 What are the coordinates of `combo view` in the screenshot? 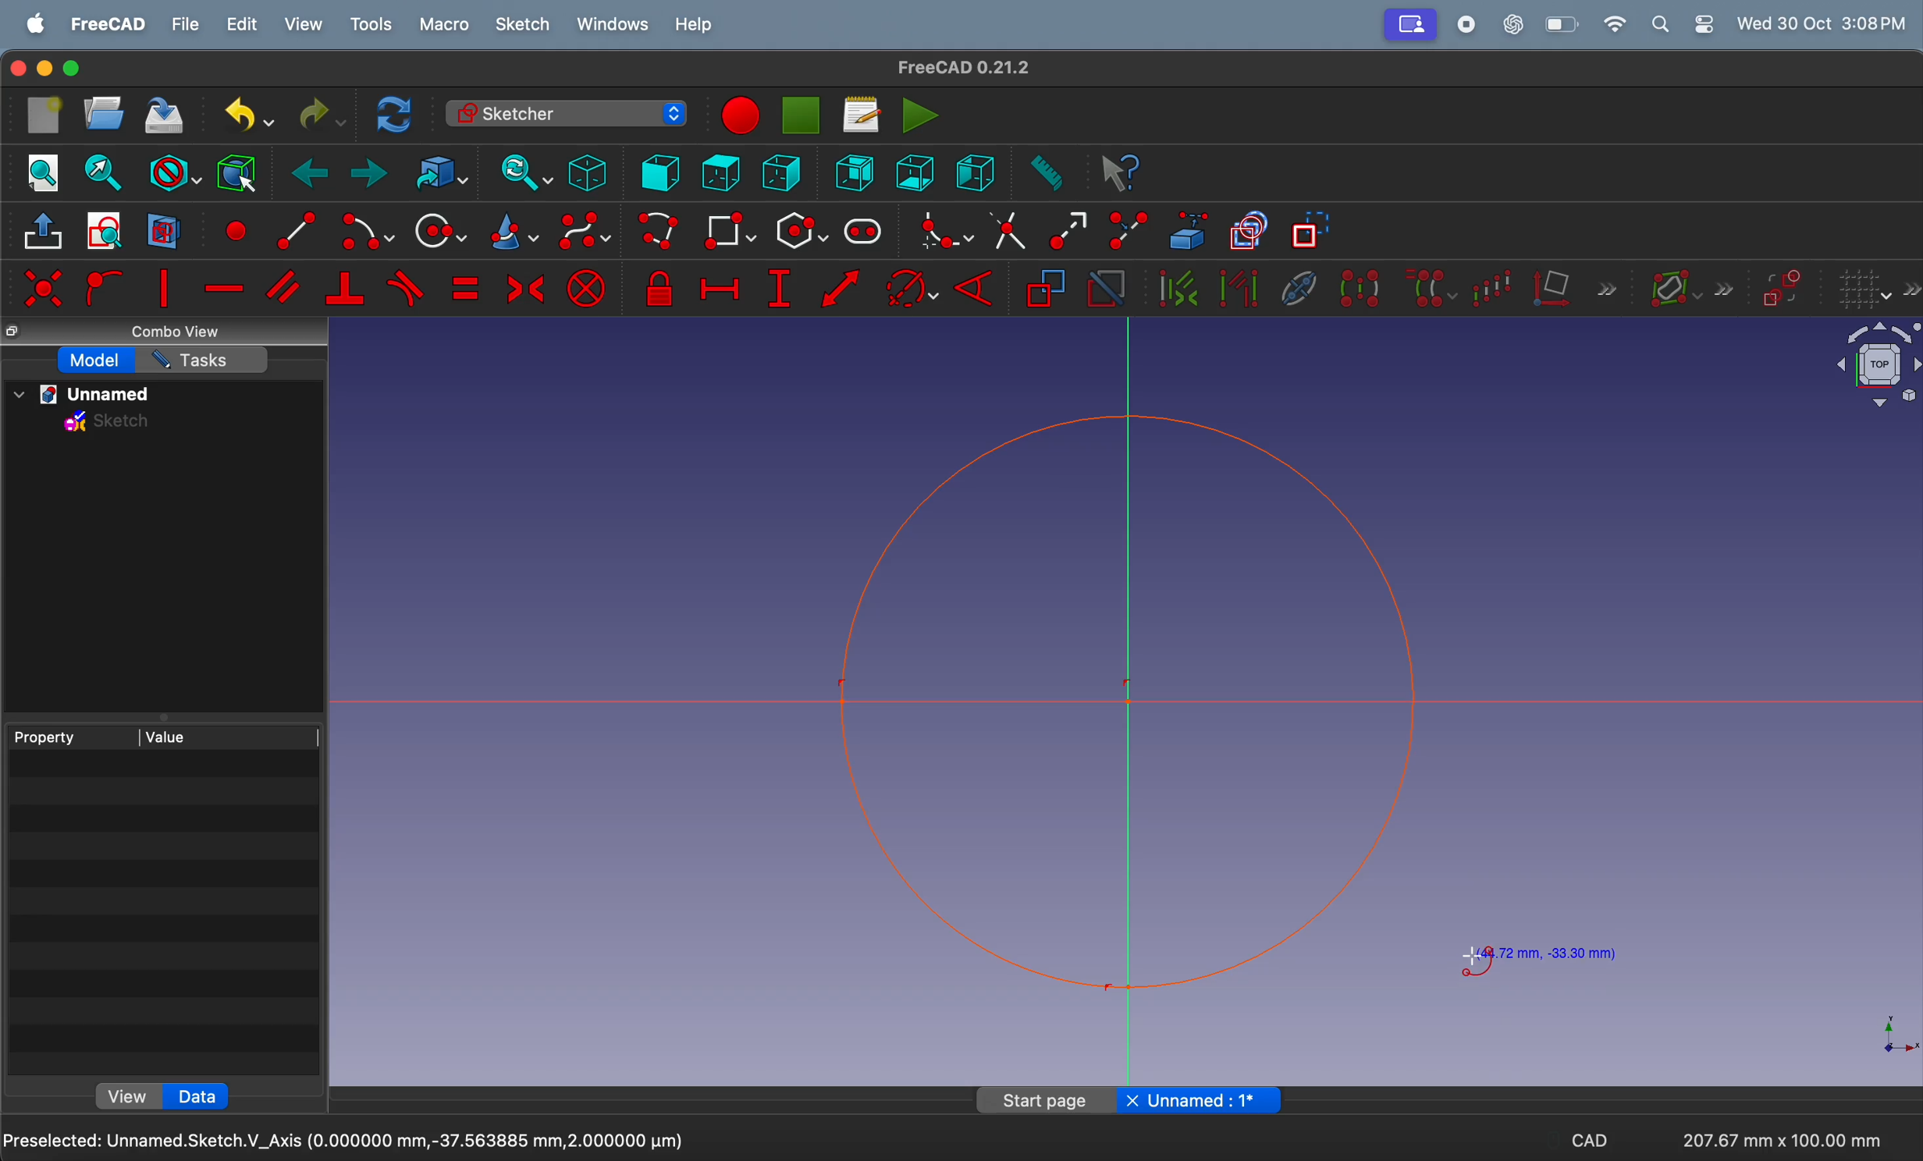 It's located at (181, 332).